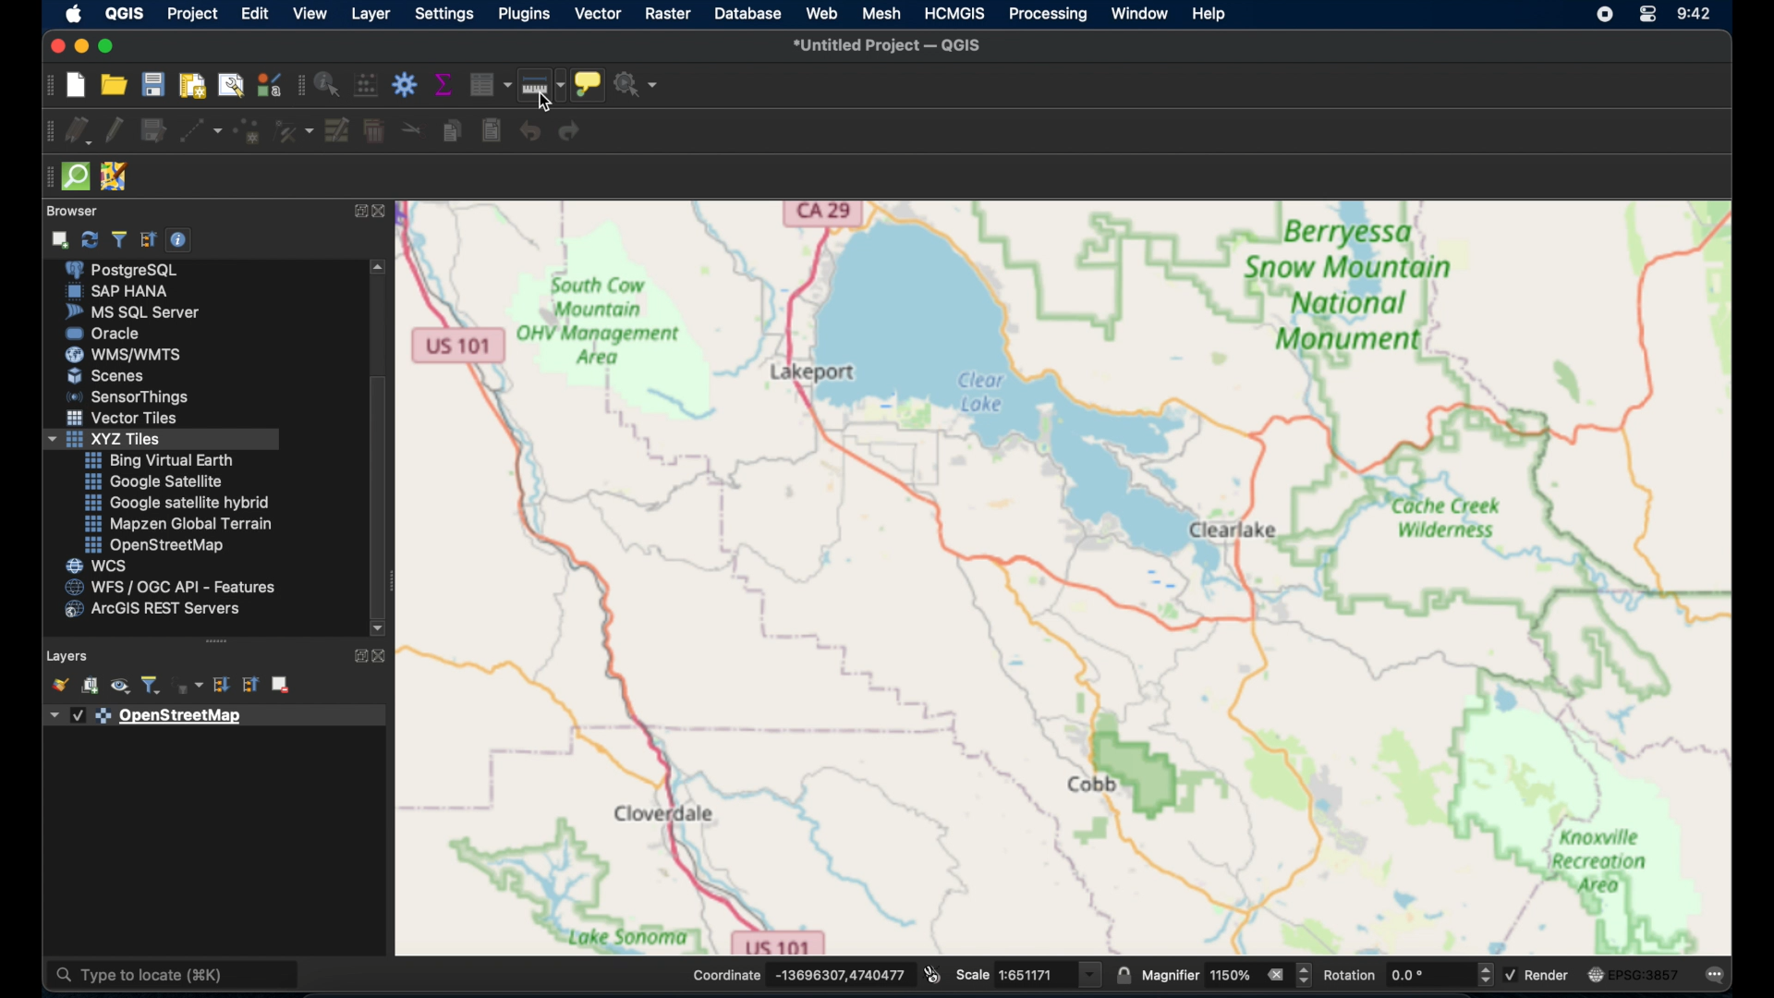 The width and height of the screenshot is (1774, 998). What do you see at coordinates (112, 128) in the screenshot?
I see `toggle editing` at bounding box center [112, 128].